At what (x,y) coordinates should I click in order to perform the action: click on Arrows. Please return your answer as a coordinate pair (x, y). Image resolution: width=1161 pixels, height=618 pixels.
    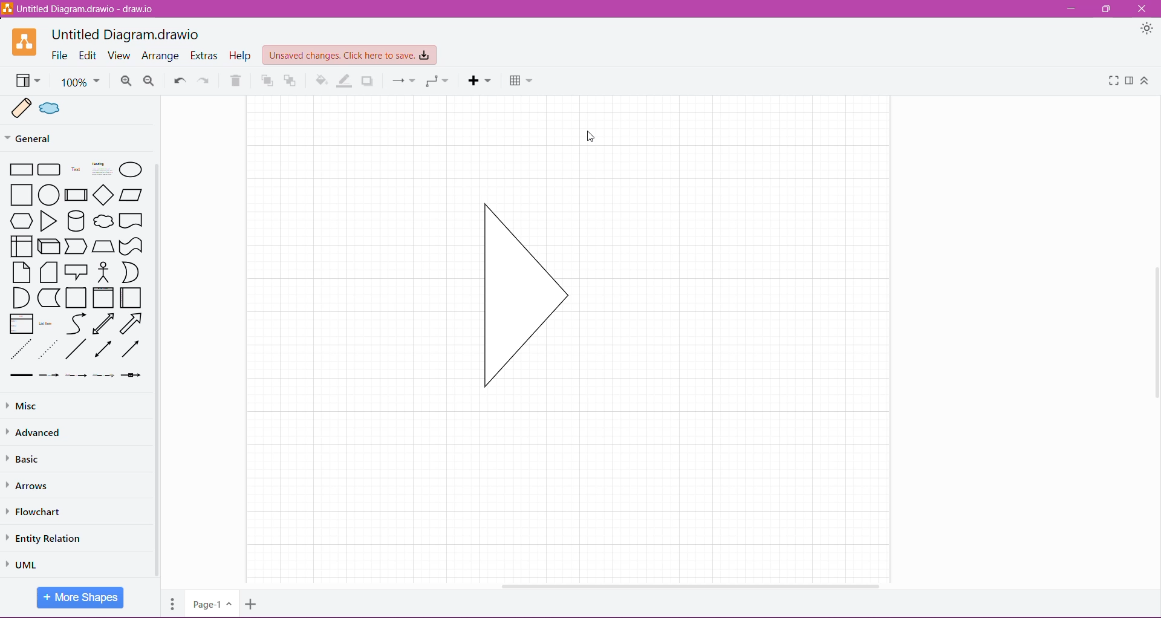
    Looking at the image, I should click on (33, 486).